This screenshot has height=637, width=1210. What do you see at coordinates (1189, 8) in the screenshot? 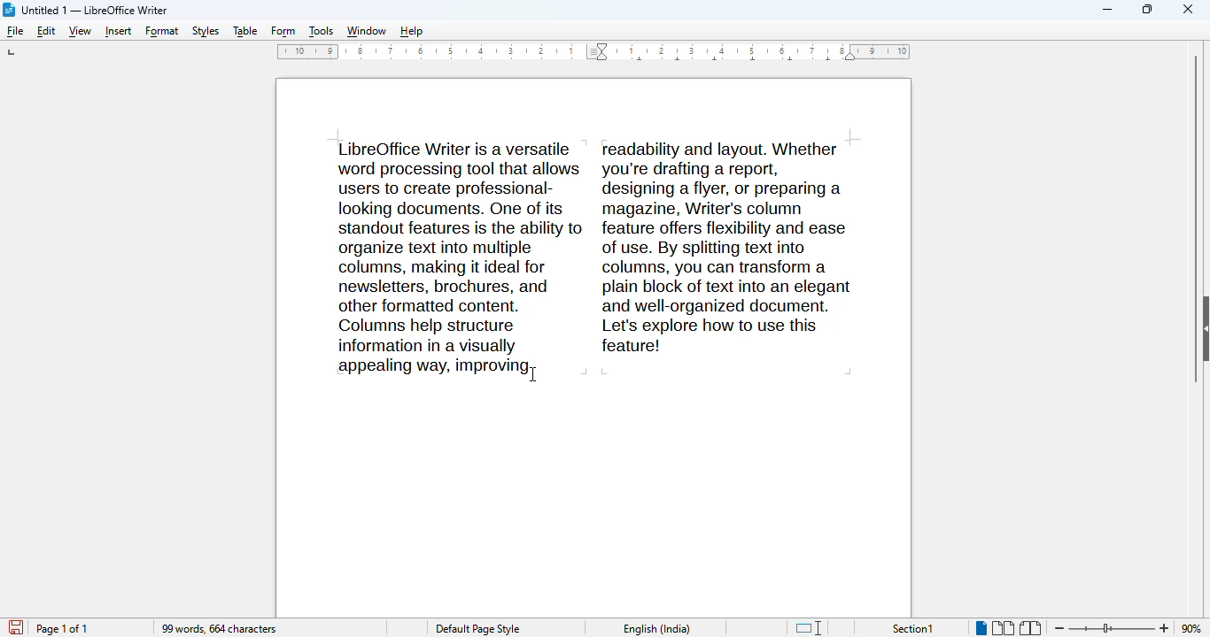
I see `close` at bounding box center [1189, 8].